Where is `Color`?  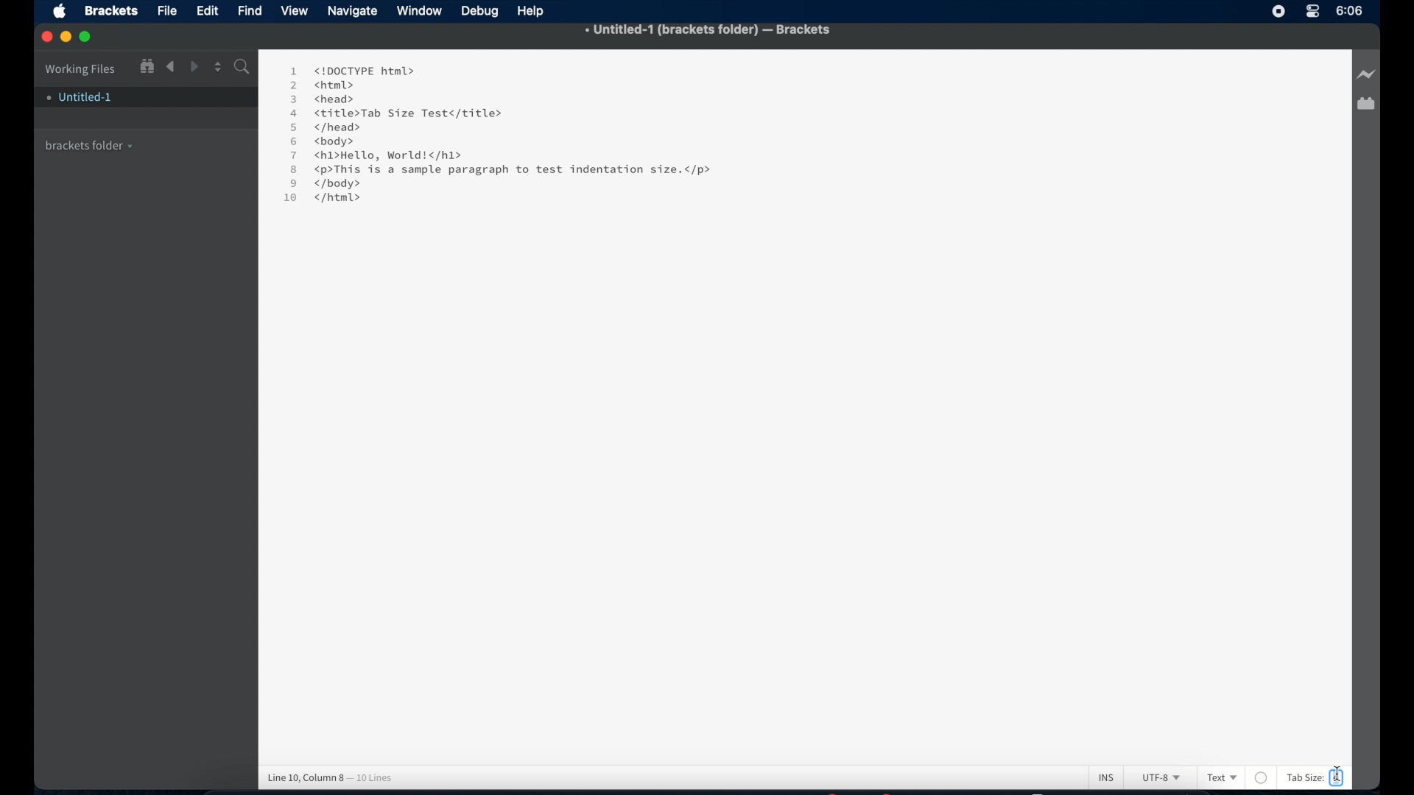
Color is located at coordinates (1267, 777).